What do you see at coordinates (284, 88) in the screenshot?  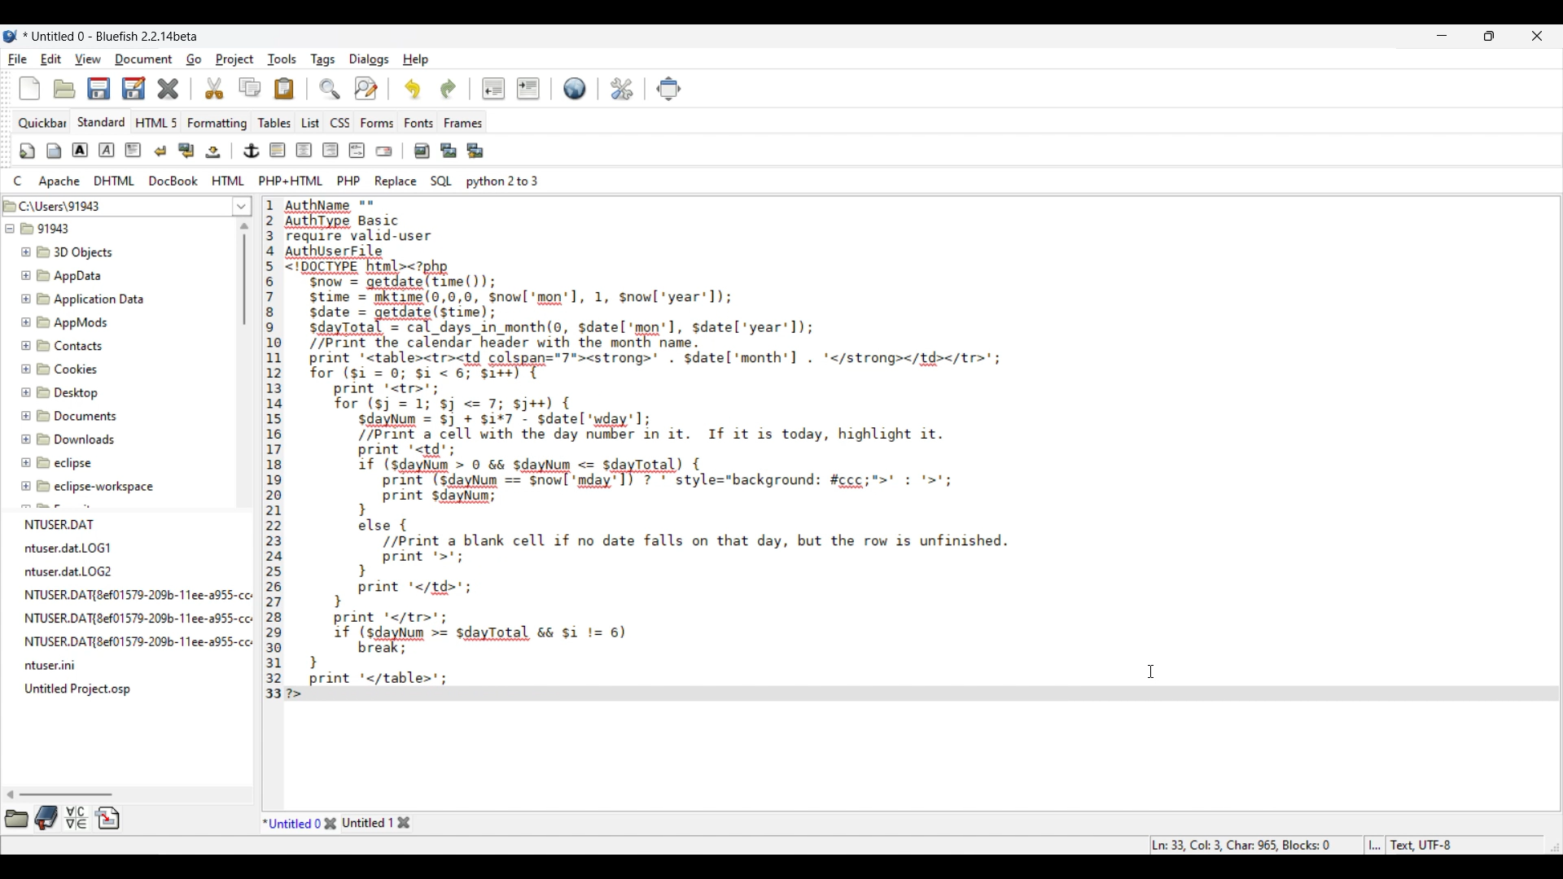 I see `Paste` at bounding box center [284, 88].